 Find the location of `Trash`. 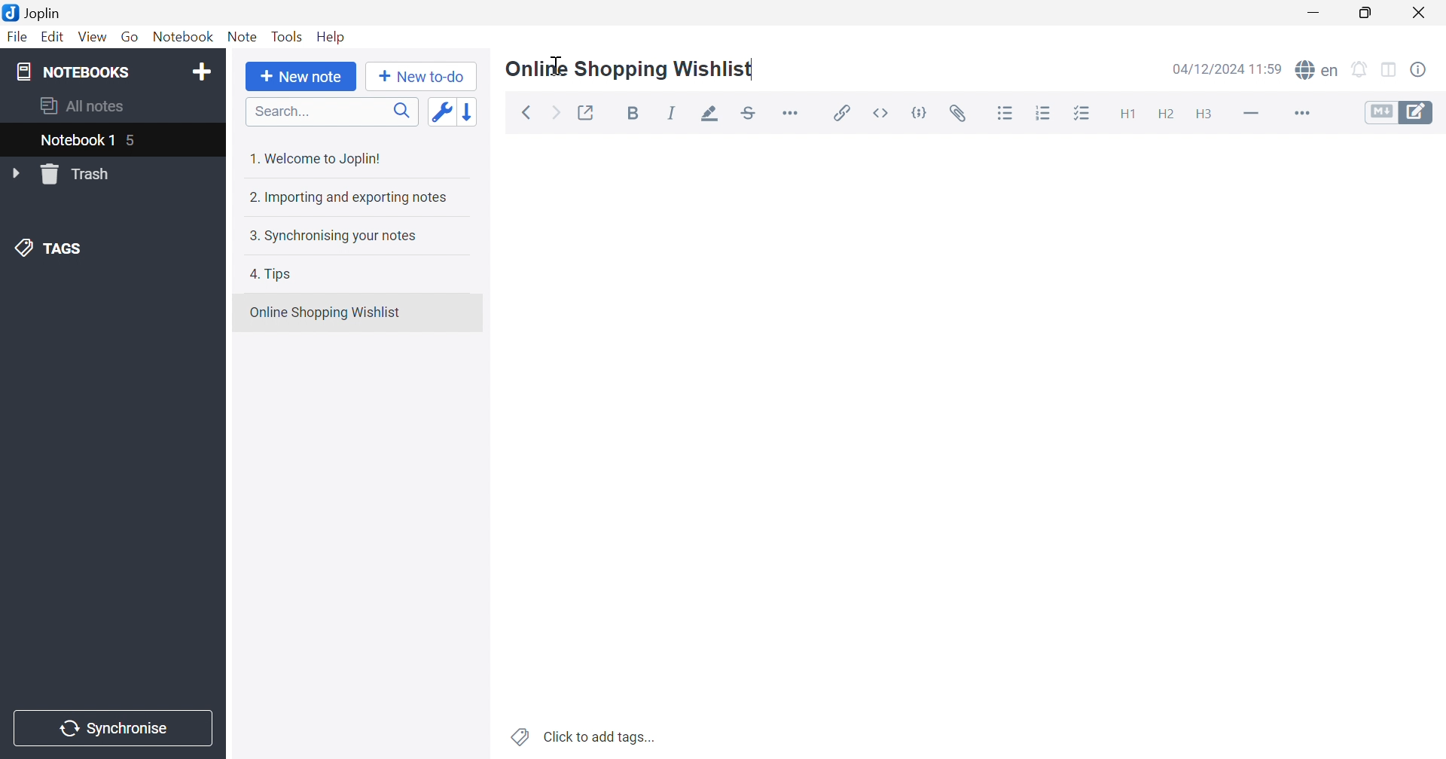

Trash is located at coordinates (81, 175).